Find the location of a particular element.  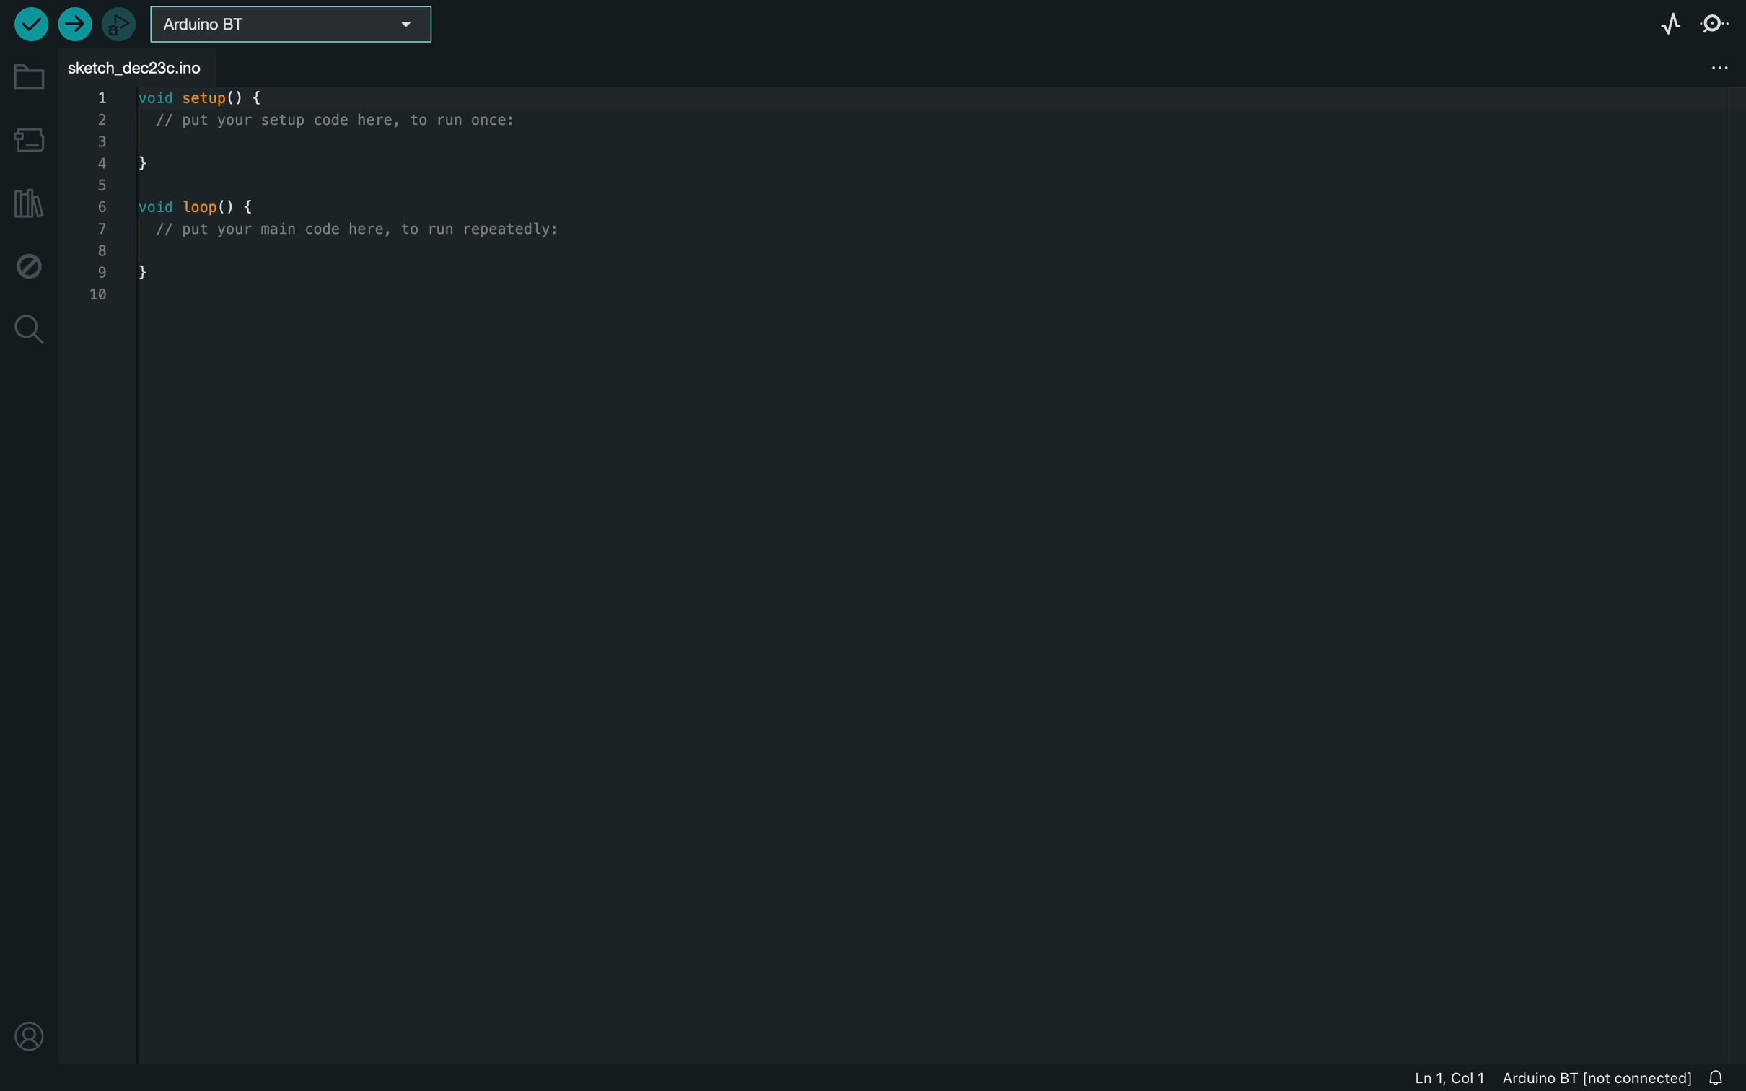

upload is located at coordinates (80, 23).